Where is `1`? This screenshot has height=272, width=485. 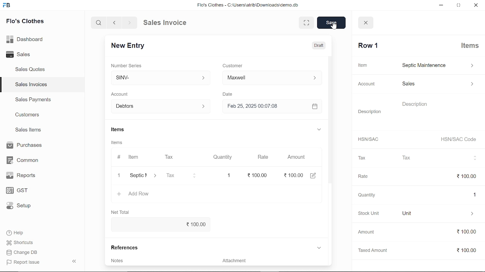
1 is located at coordinates (471, 195).